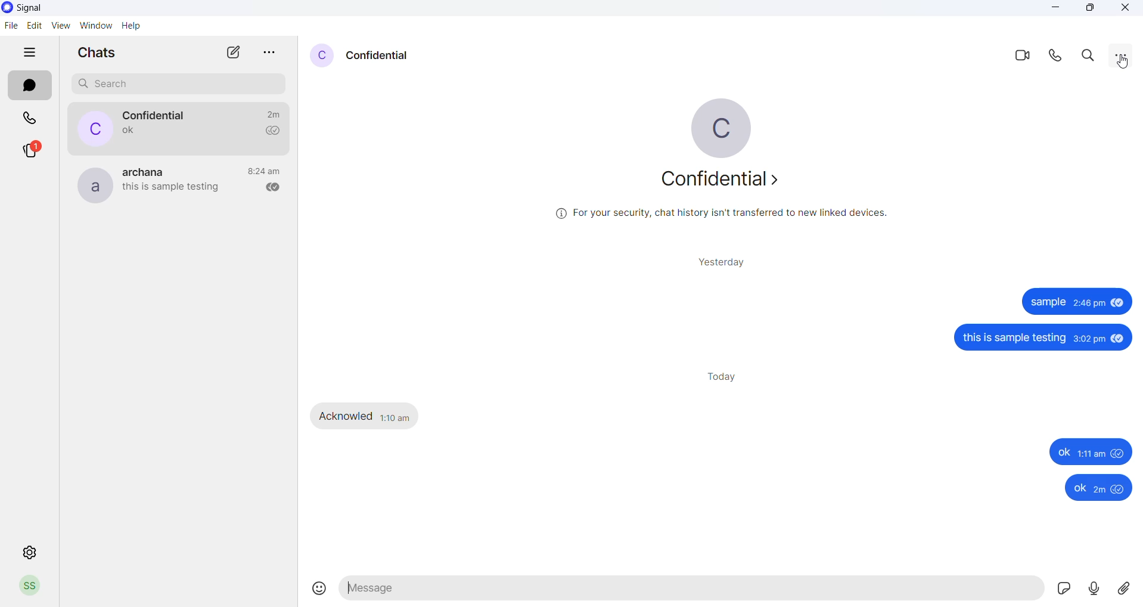  Describe the element at coordinates (725, 262) in the screenshot. I see `yesterday heading` at that location.